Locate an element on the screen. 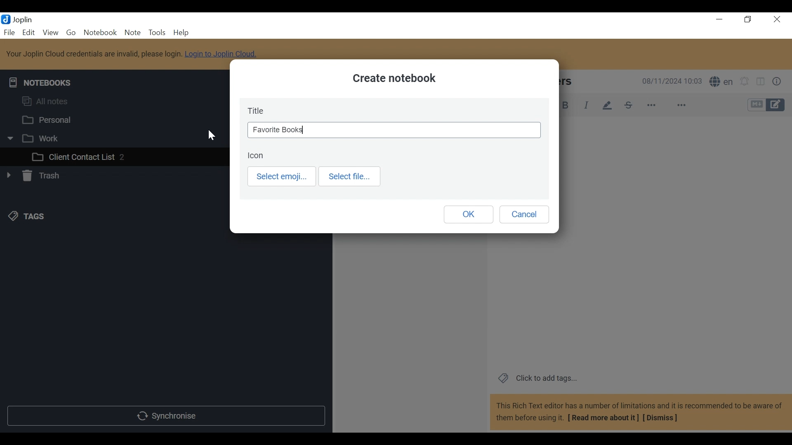 This screenshot has width=792, height=445. Note is located at coordinates (132, 33).